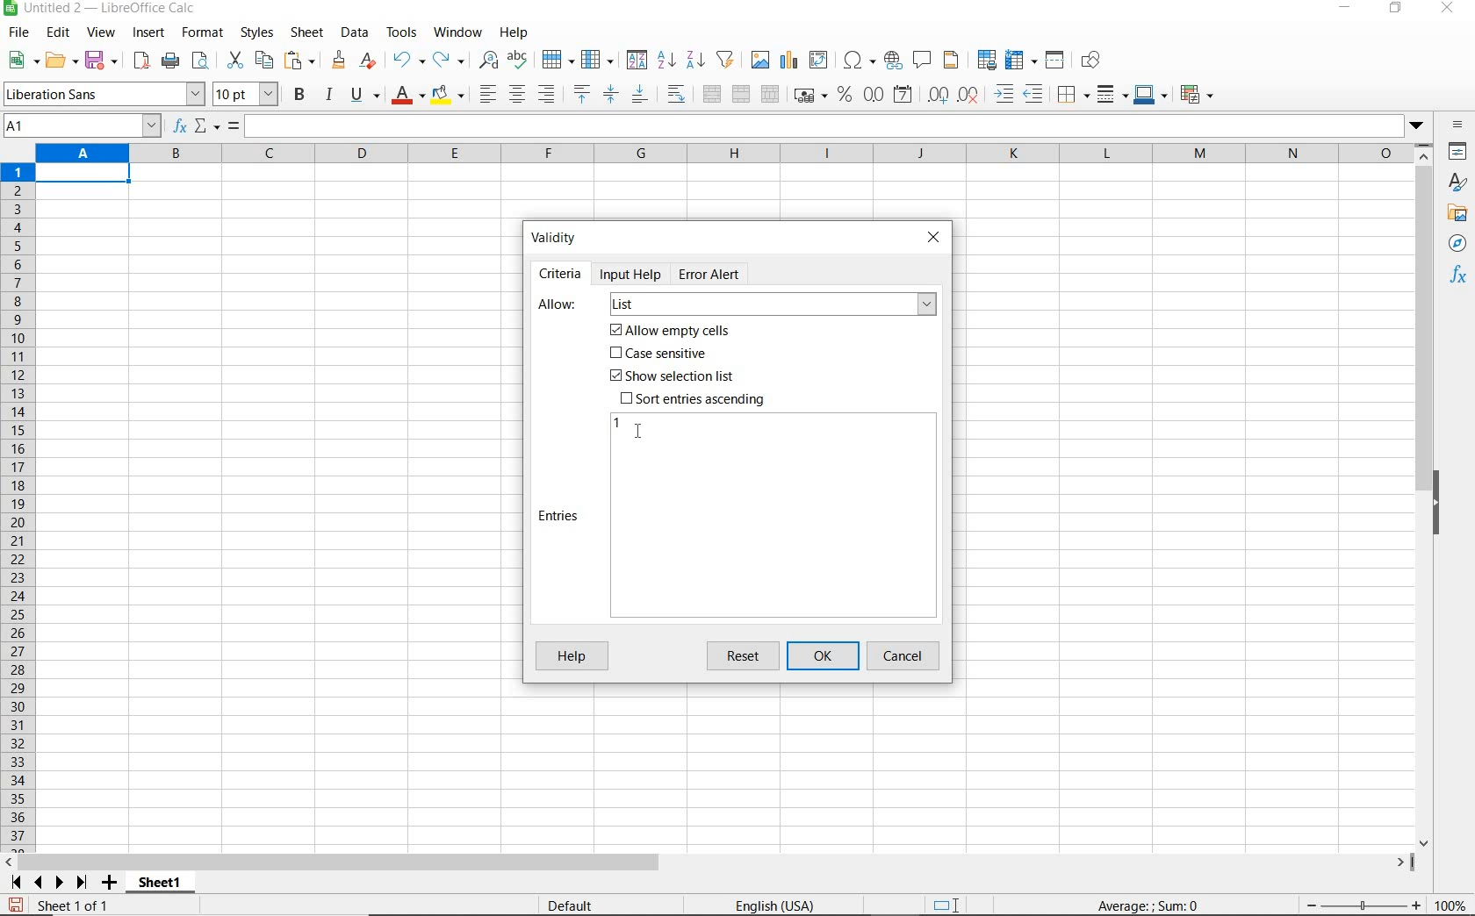 The width and height of the screenshot is (1475, 916). What do you see at coordinates (328, 95) in the screenshot?
I see `italic` at bounding box center [328, 95].